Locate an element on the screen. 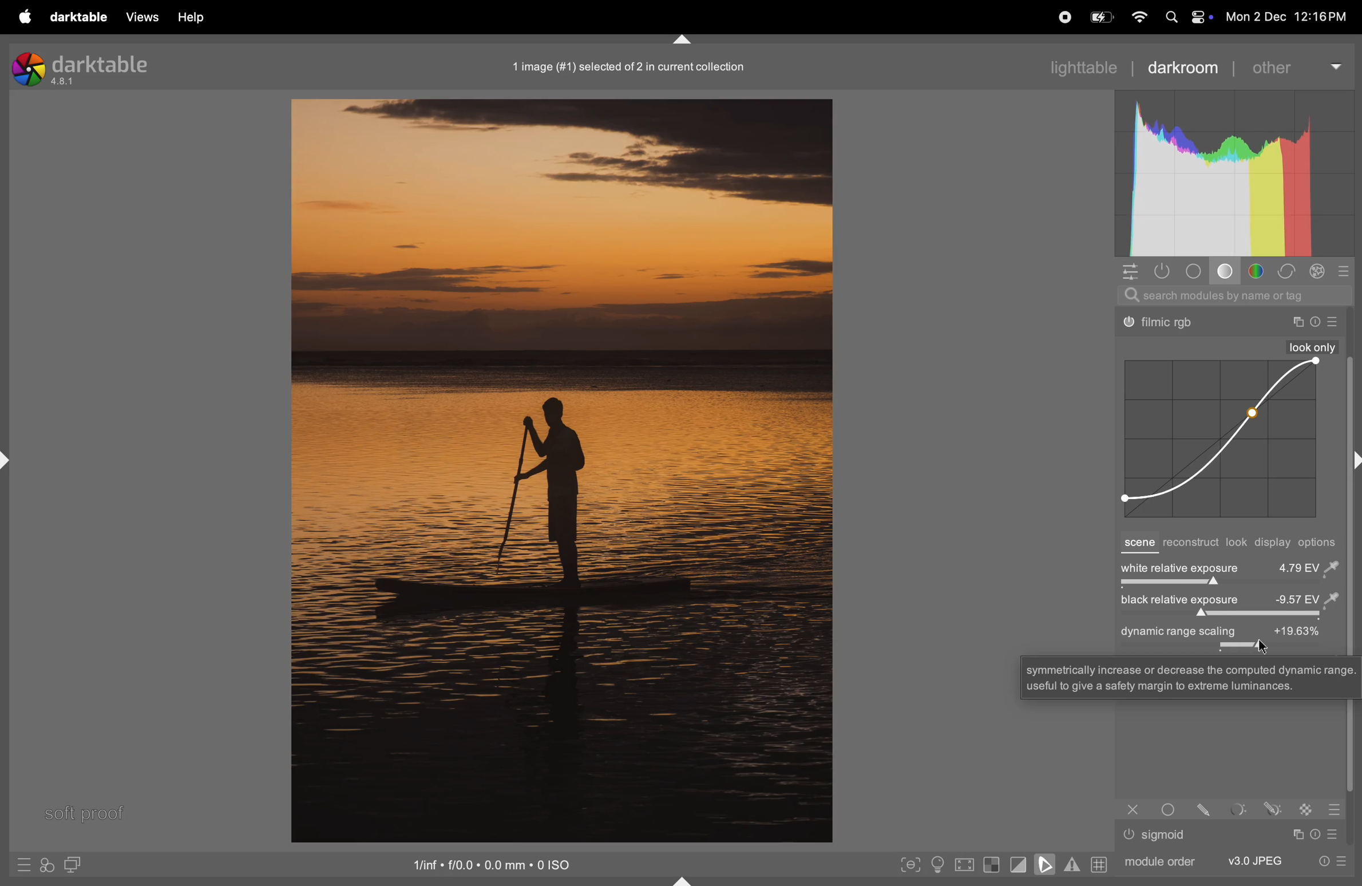 Image resolution: width=1362 pixels, height=886 pixels. options is located at coordinates (1321, 543).